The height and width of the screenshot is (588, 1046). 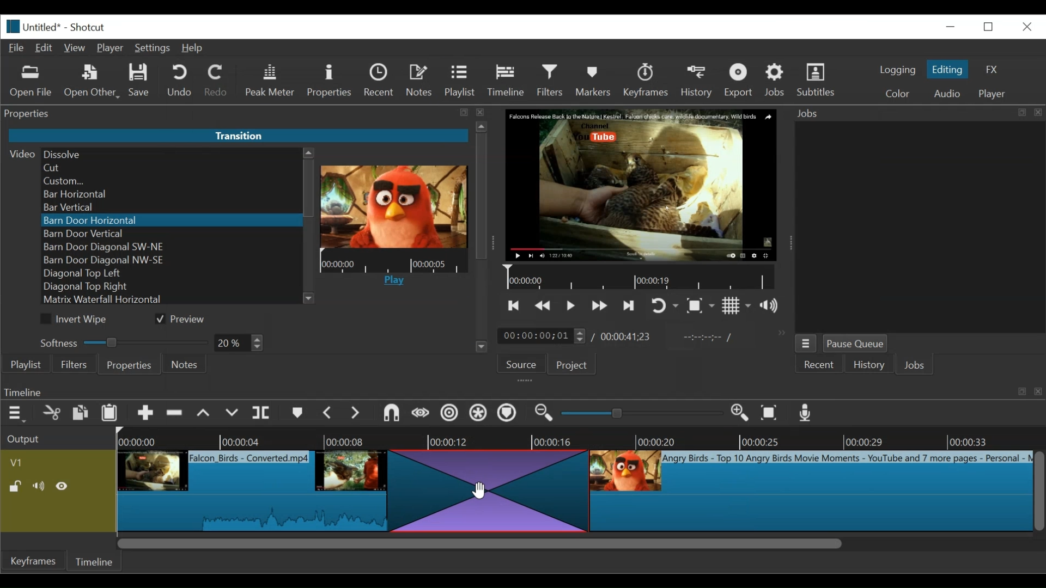 What do you see at coordinates (629, 305) in the screenshot?
I see `Skip to the next point` at bounding box center [629, 305].